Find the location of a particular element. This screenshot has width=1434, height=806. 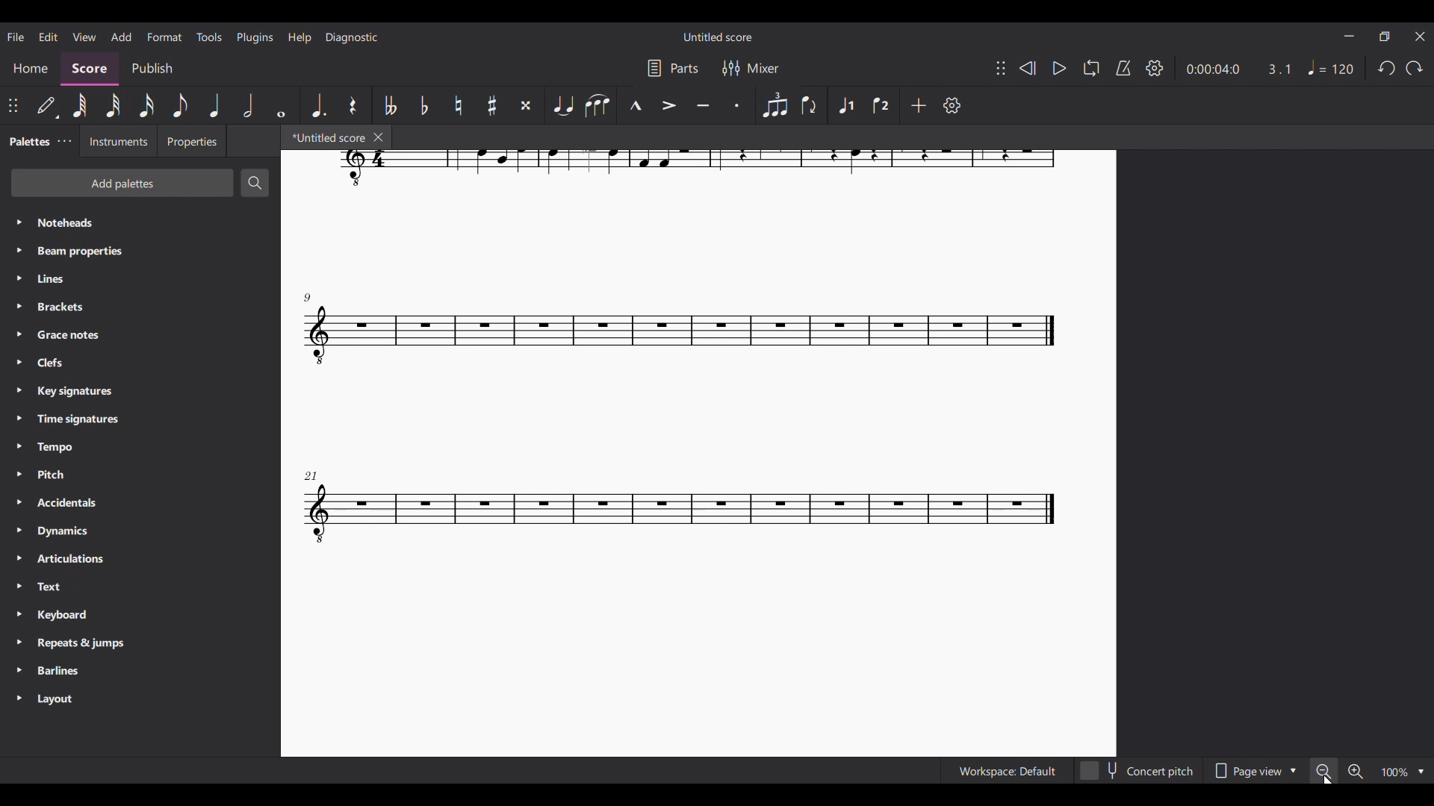

Score, current section highlighted is located at coordinates (90, 69).